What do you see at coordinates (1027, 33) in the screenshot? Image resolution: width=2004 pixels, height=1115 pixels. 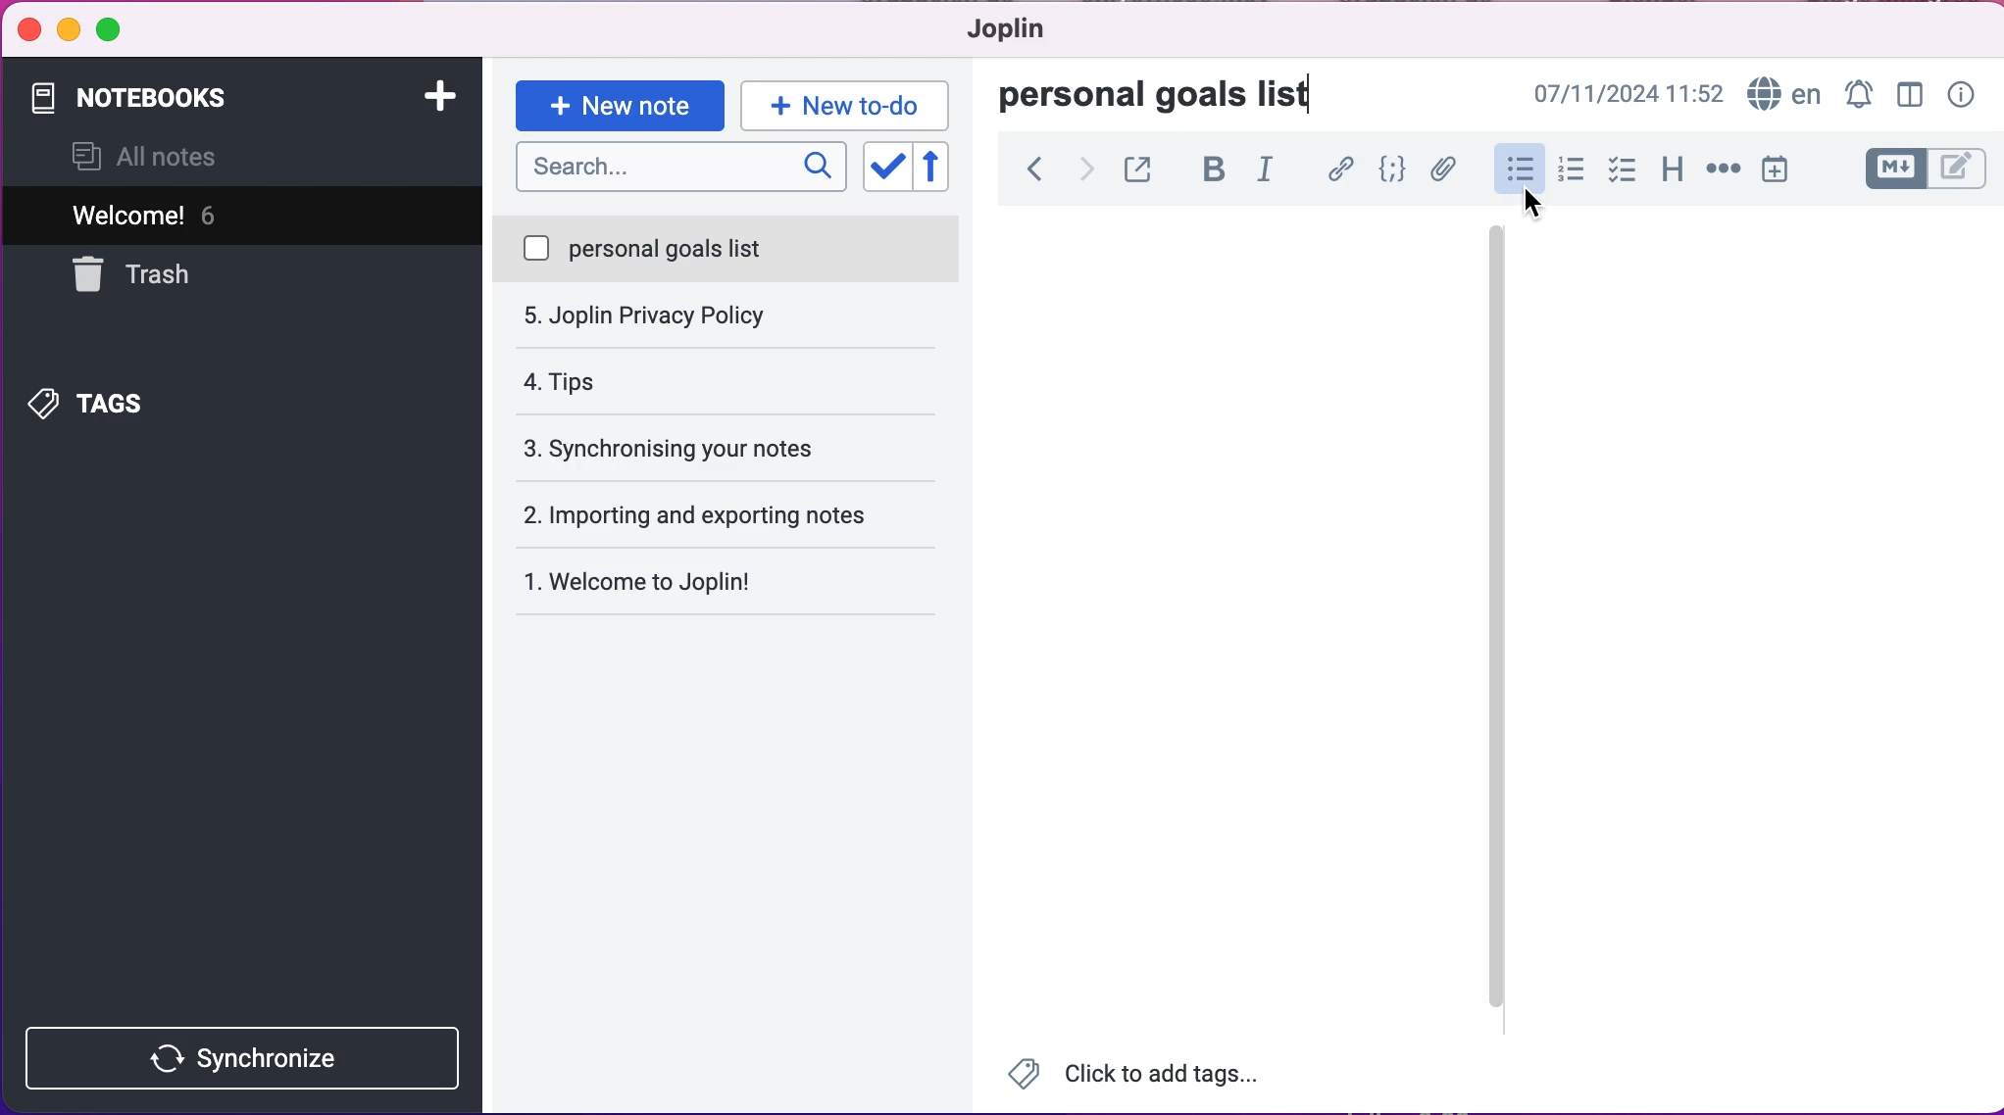 I see `joplin` at bounding box center [1027, 33].